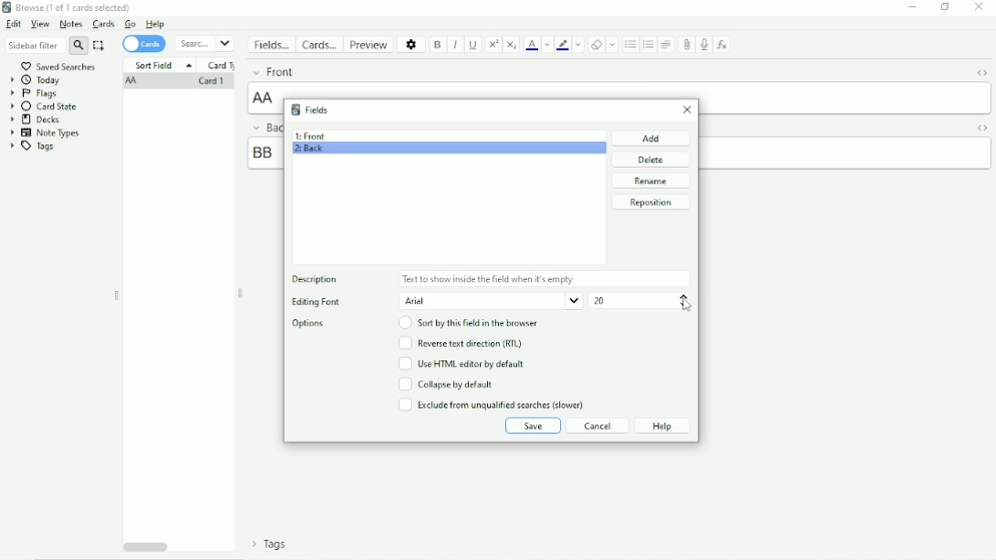 Image resolution: width=996 pixels, height=560 pixels. What do you see at coordinates (598, 426) in the screenshot?
I see `Cancel` at bounding box center [598, 426].